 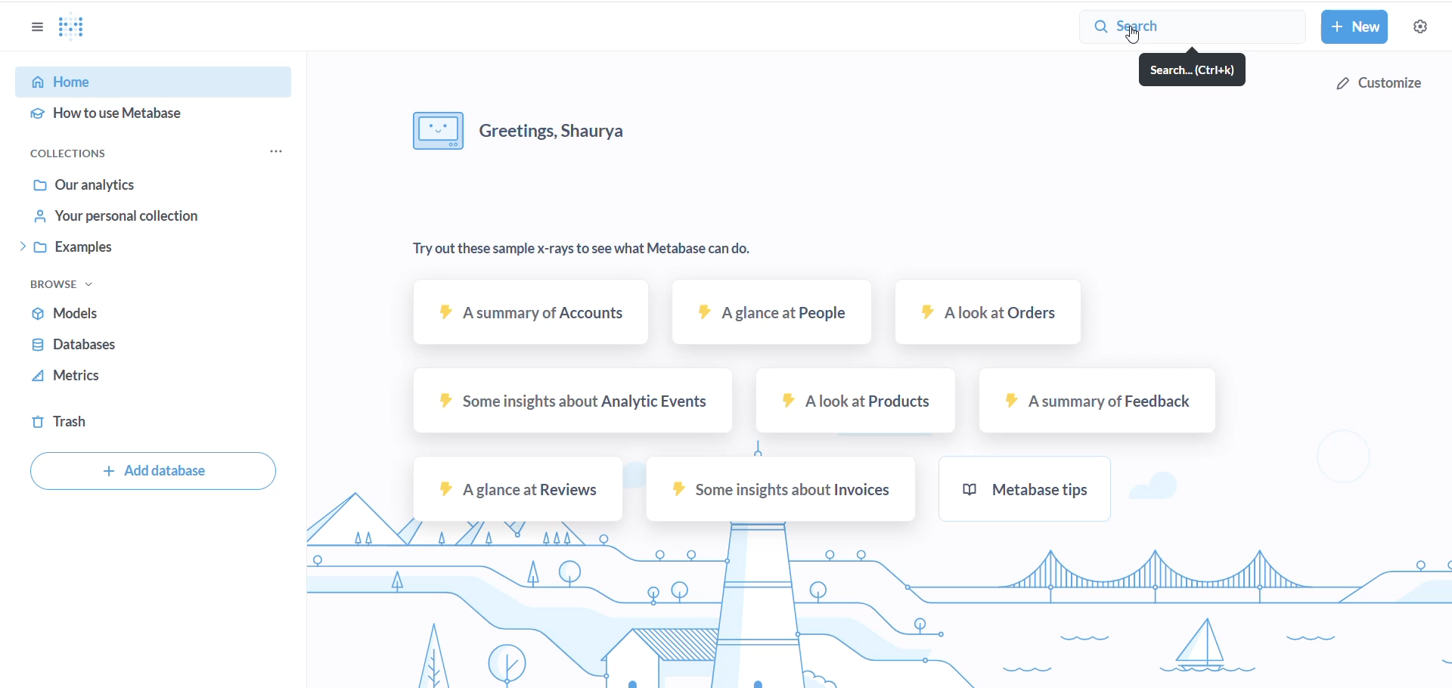 I want to click on Search...(Ctrl+k), so click(x=1196, y=71).